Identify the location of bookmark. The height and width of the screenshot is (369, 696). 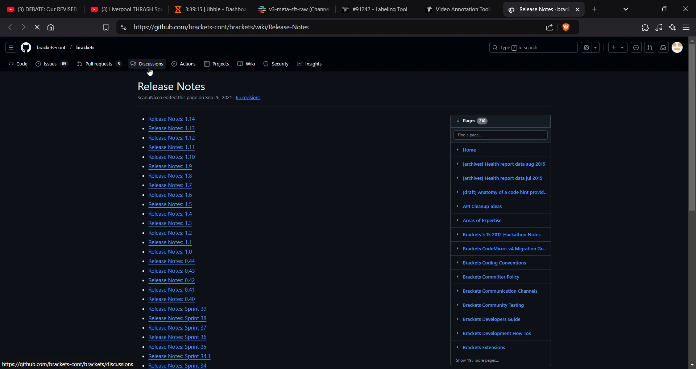
(104, 27).